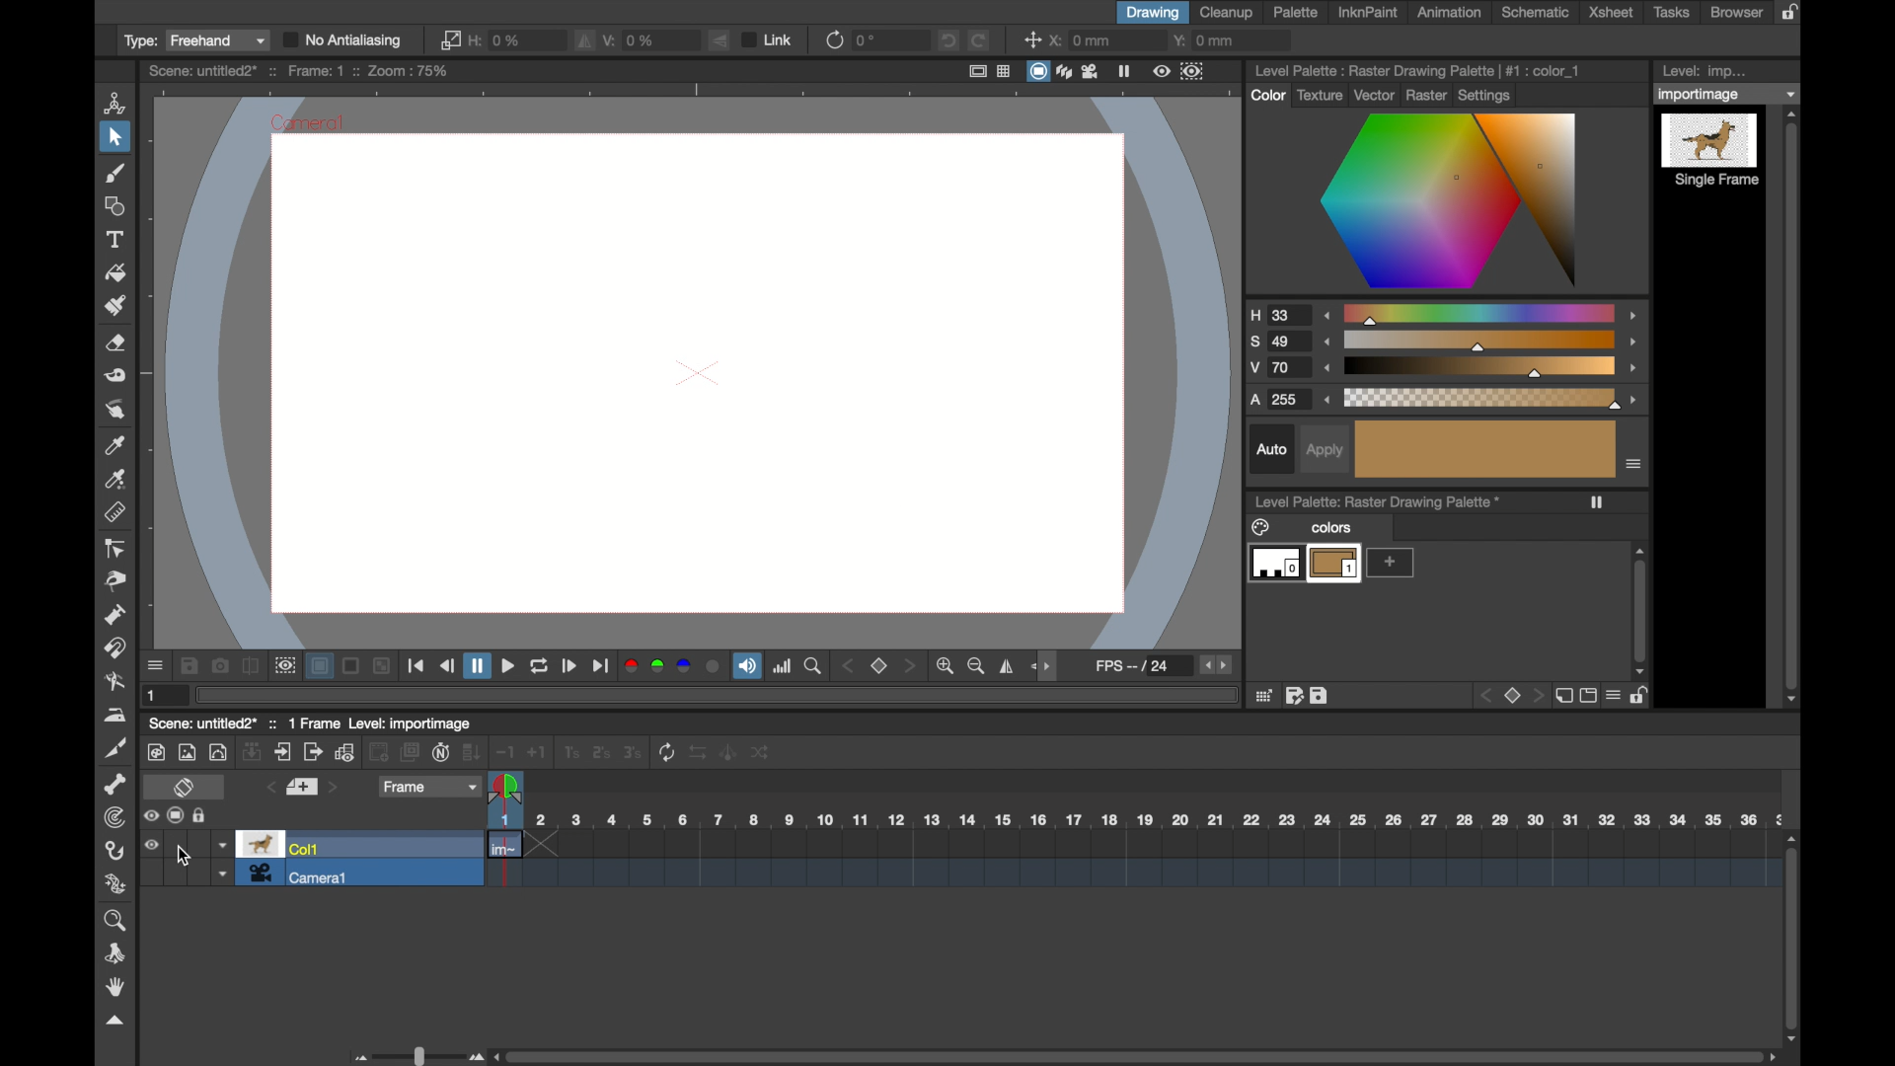 This screenshot has width=1895, height=1066. Describe the element at coordinates (1090, 70) in the screenshot. I see `film` at that location.